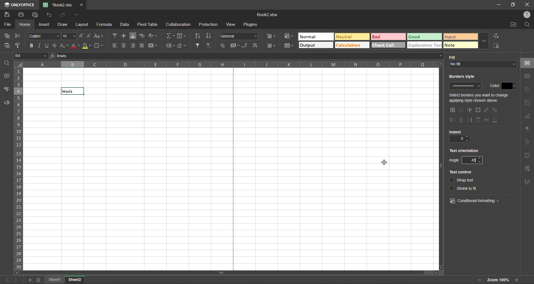  What do you see at coordinates (72, 91) in the screenshot?
I see `current cell` at bounding box center [72, 91].